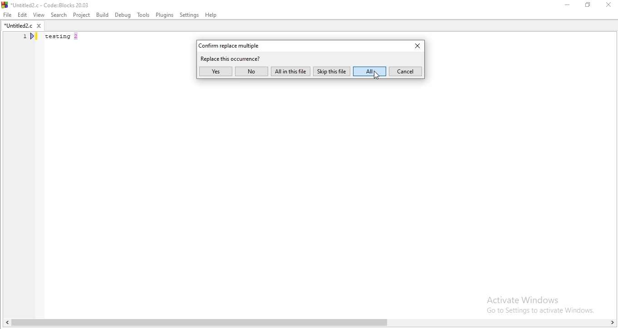  Describe the element at coordinates (64, 38) in the screenshot. I see `testing 2` at that location.